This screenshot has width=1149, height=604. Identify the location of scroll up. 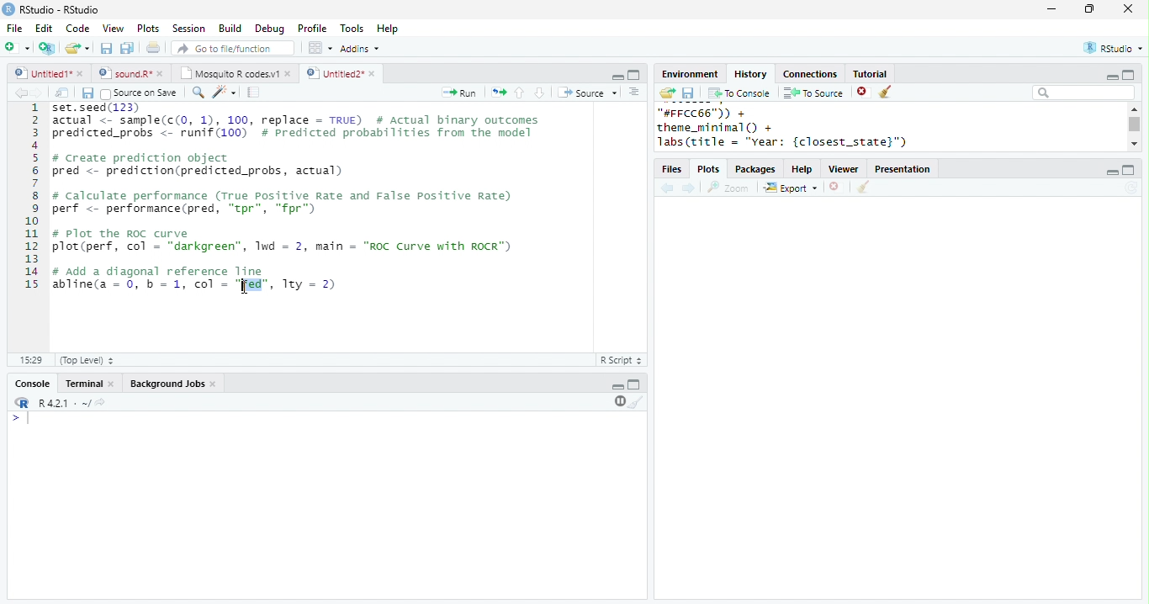
(1133, 109).